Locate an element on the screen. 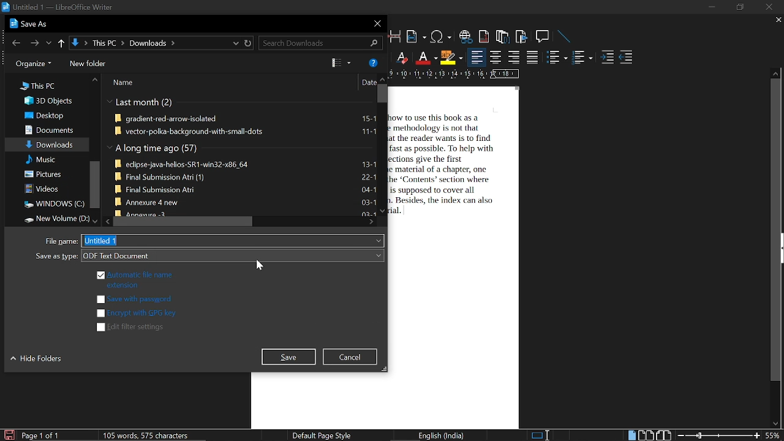 The height and width of the screenshot is (441, 784). up to "this pc" is located at coordinates (61, 42).